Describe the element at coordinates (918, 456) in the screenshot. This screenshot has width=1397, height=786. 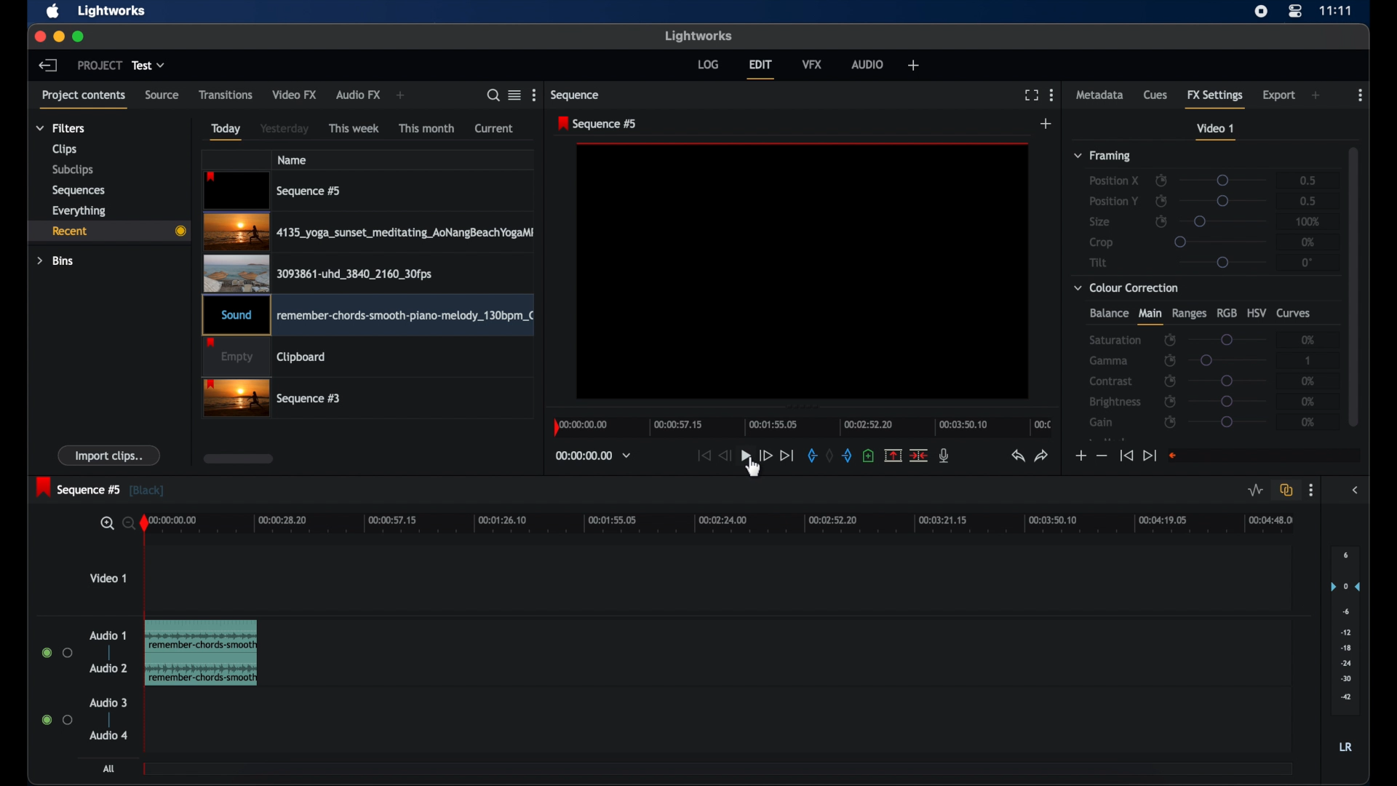
I see `split` at that location.